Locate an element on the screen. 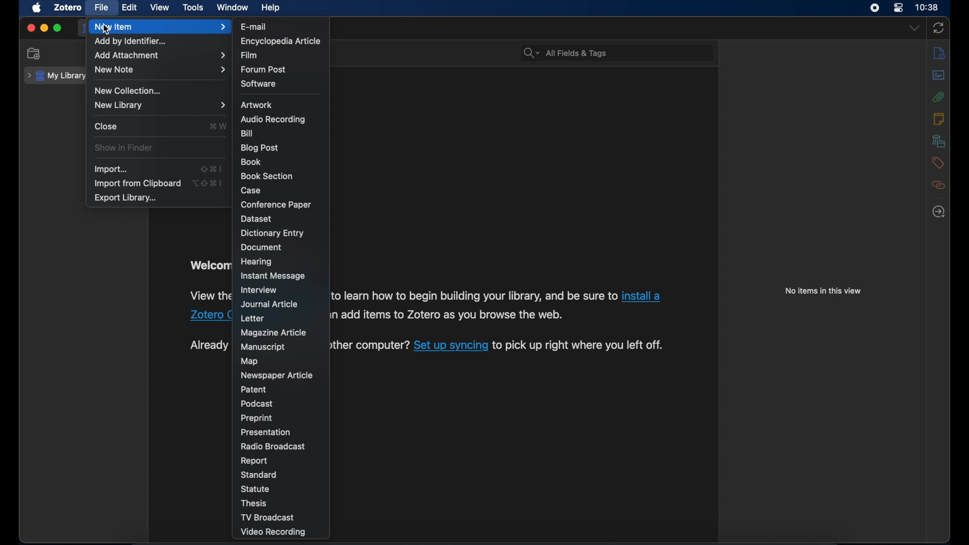  interview is located at coordinates (259, 290).